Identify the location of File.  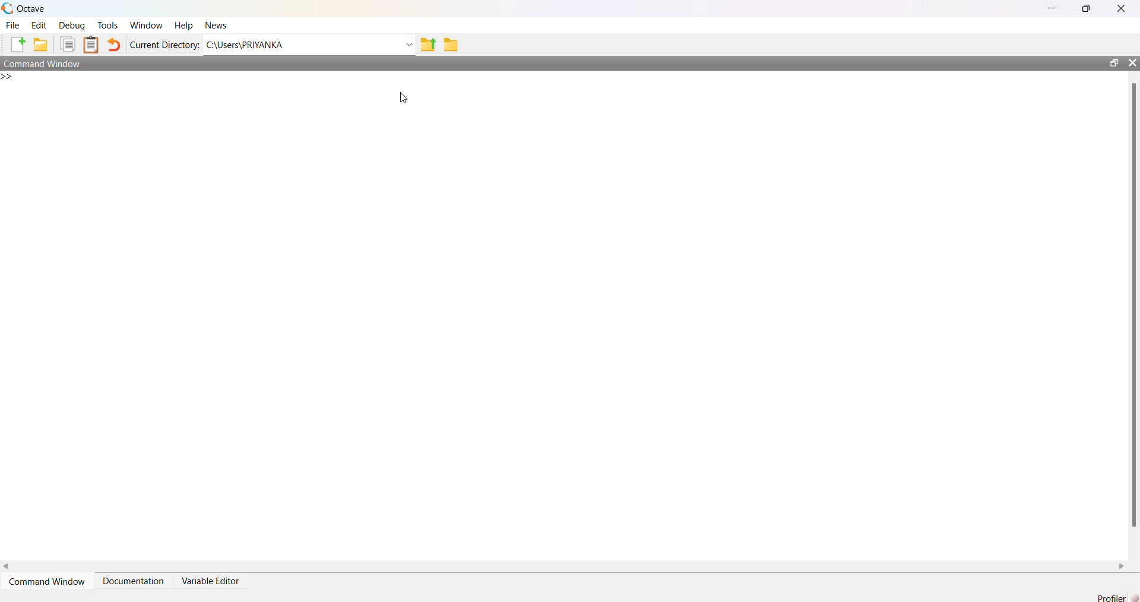
(14, 26).